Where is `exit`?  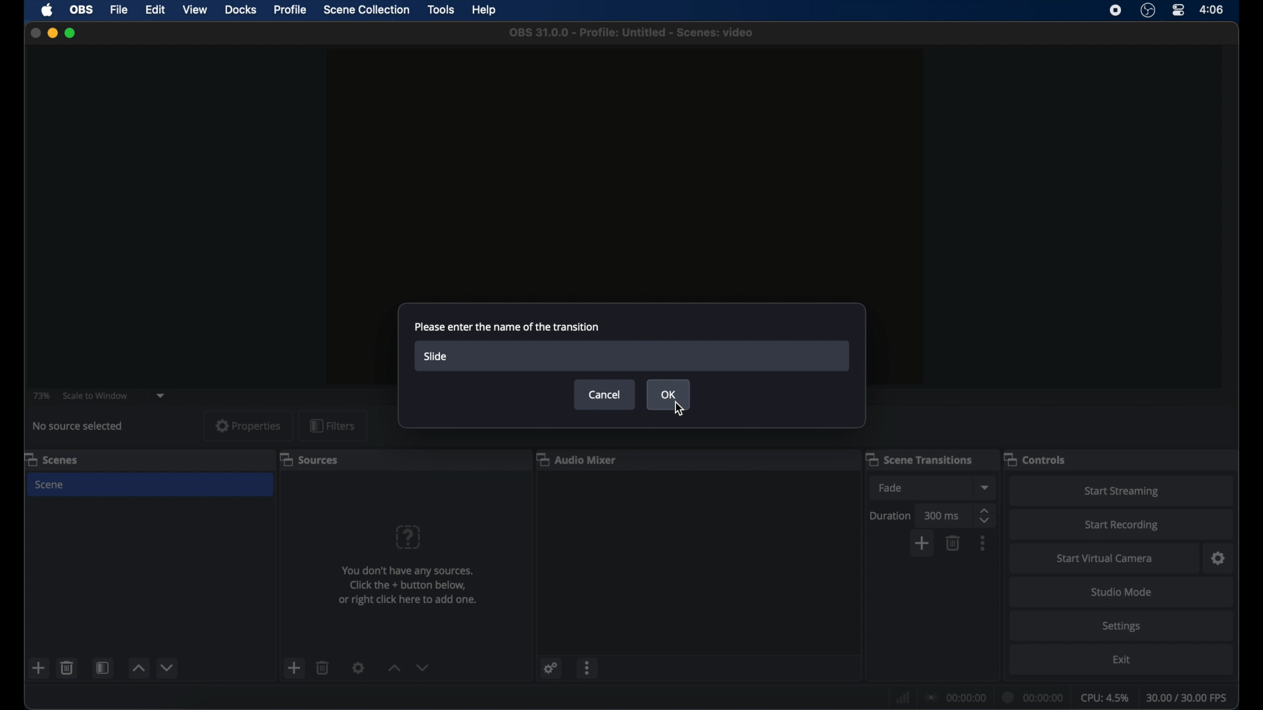 exit is located at coordinates (1122, 659).